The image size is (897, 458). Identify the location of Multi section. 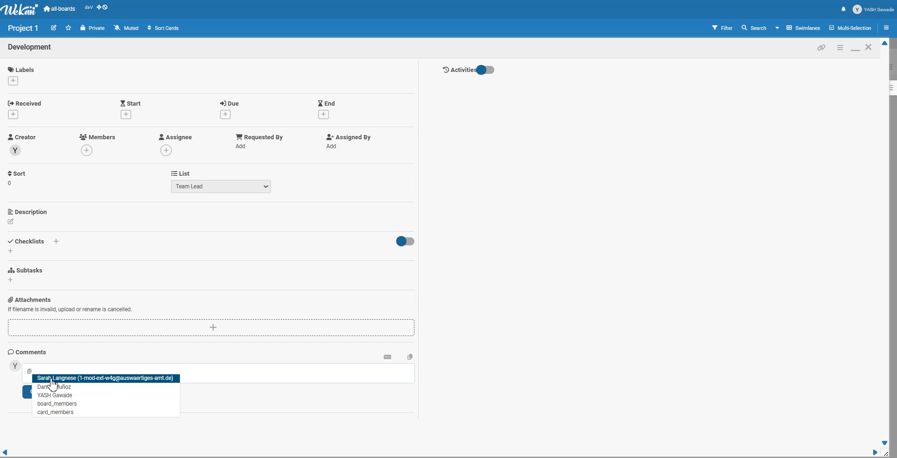
(851, 28).